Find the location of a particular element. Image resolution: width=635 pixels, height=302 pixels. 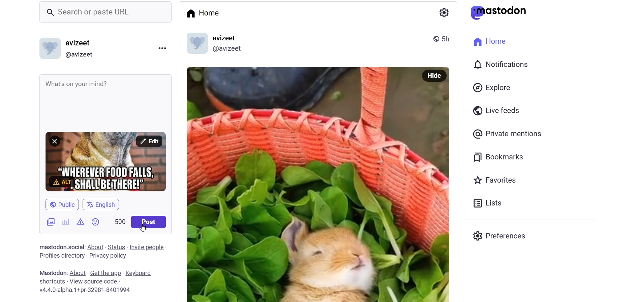

social is located at coordinates (76, 247).